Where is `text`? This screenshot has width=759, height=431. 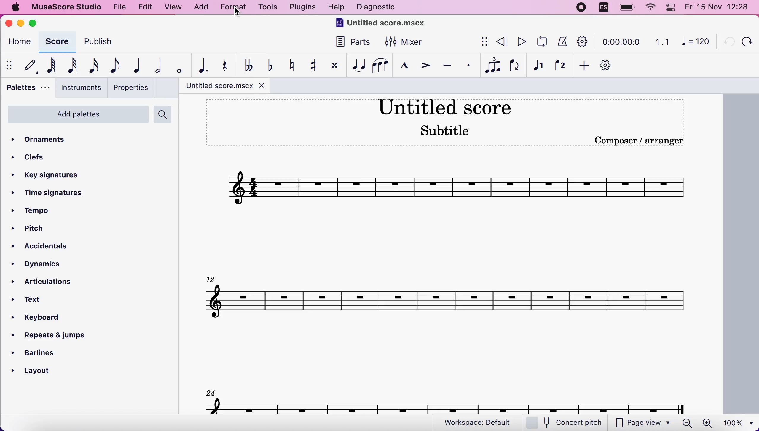
text is located at coordinates (33, 300).